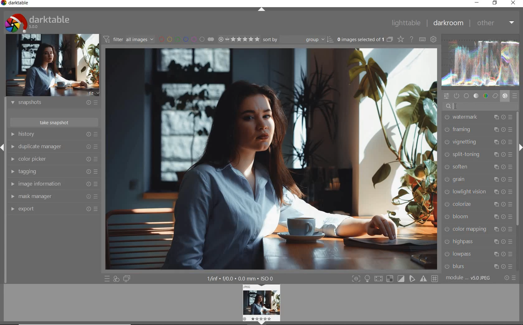 The image size is (523, 325). Describe the element at coordinates (467, 96) in the screenshot. I see `base` at that location.